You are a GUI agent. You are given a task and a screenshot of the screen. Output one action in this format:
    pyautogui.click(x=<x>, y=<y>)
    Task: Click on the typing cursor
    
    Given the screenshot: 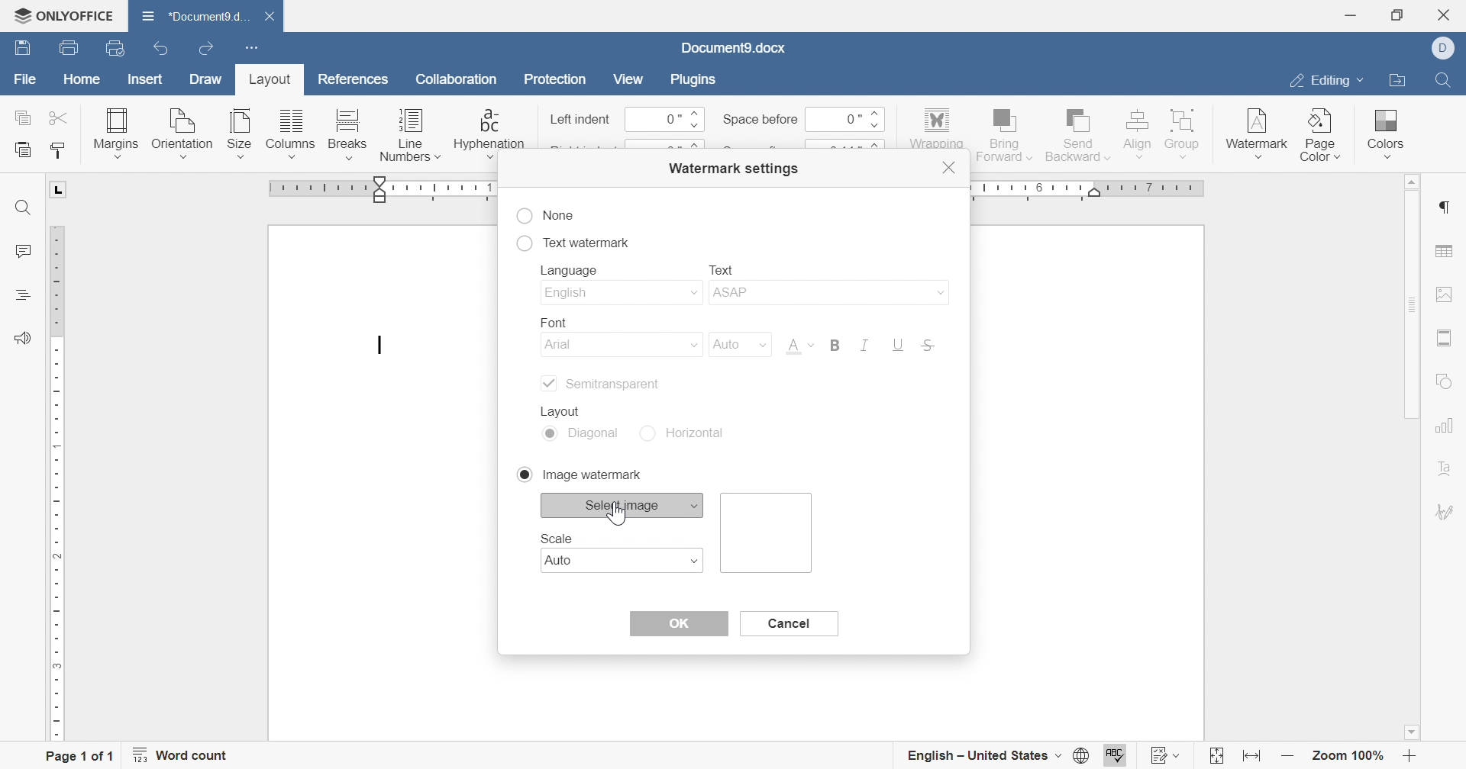 What is the action you would take?
    pyautogui.click(x=380, y=346)
    